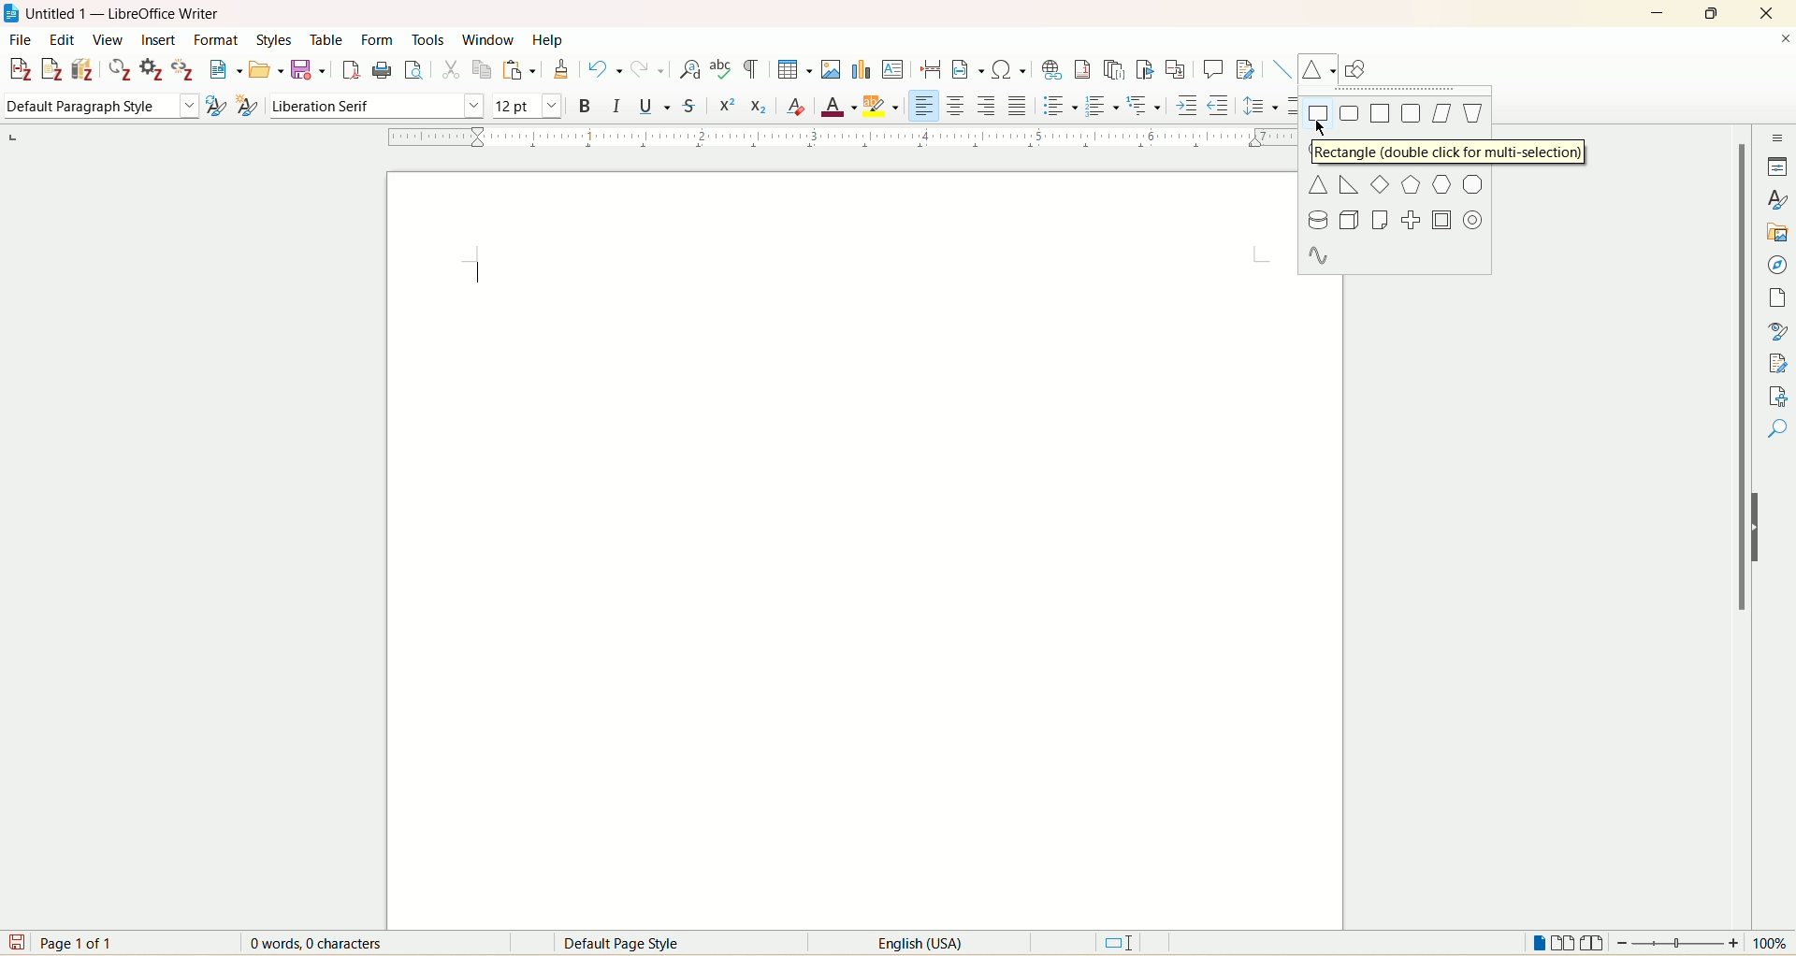  I want to click on font size, so click(528, 104).